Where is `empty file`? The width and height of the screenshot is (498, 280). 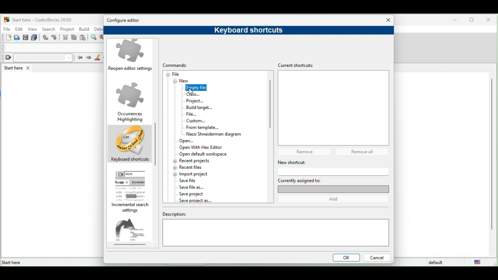 empty file is located at coordinates (195, 87).